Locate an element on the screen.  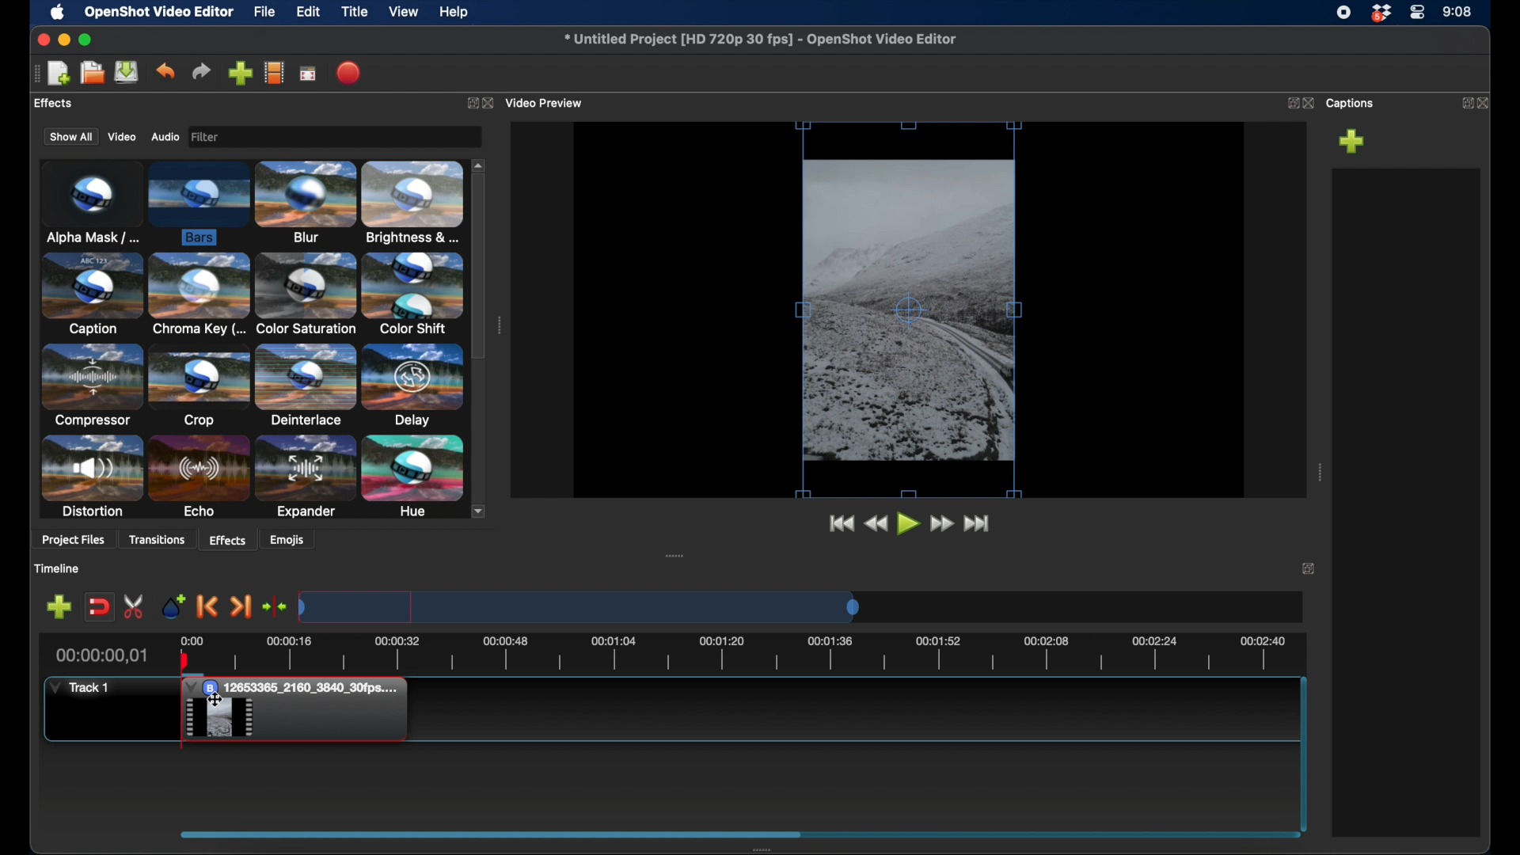
next marker is located at coordinates (241, 606).